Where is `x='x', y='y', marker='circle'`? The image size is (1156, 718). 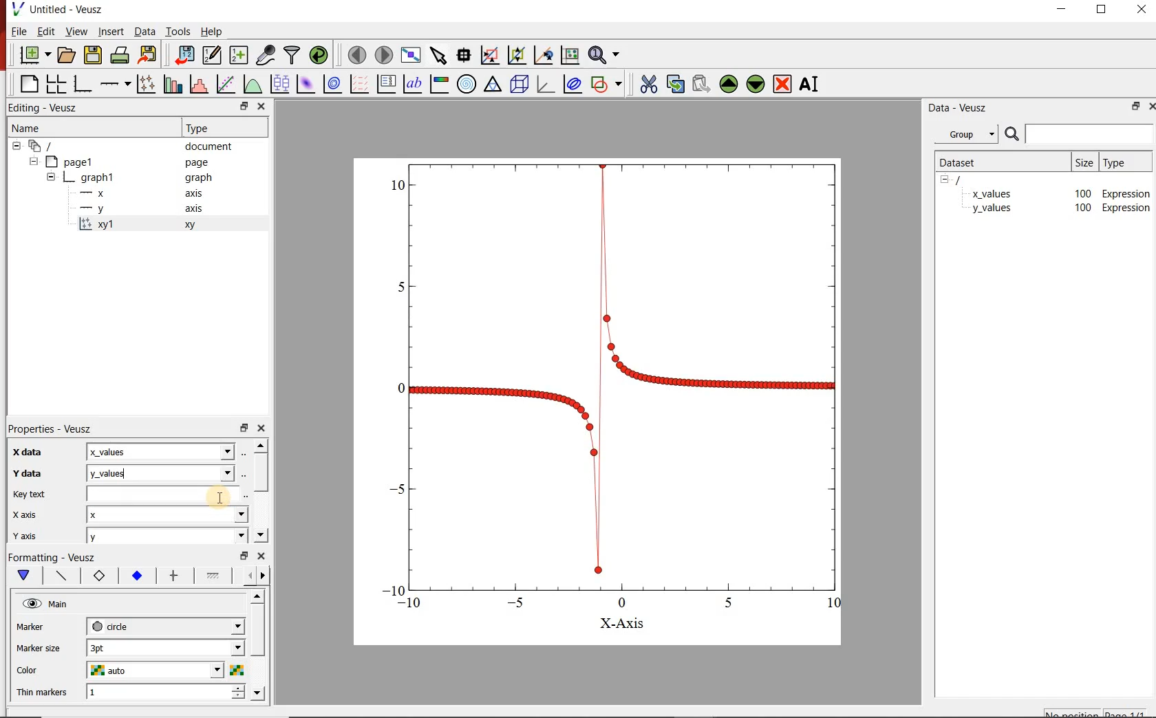 x='x', y='y', marker='circle' is located at coordinates (96, 226).